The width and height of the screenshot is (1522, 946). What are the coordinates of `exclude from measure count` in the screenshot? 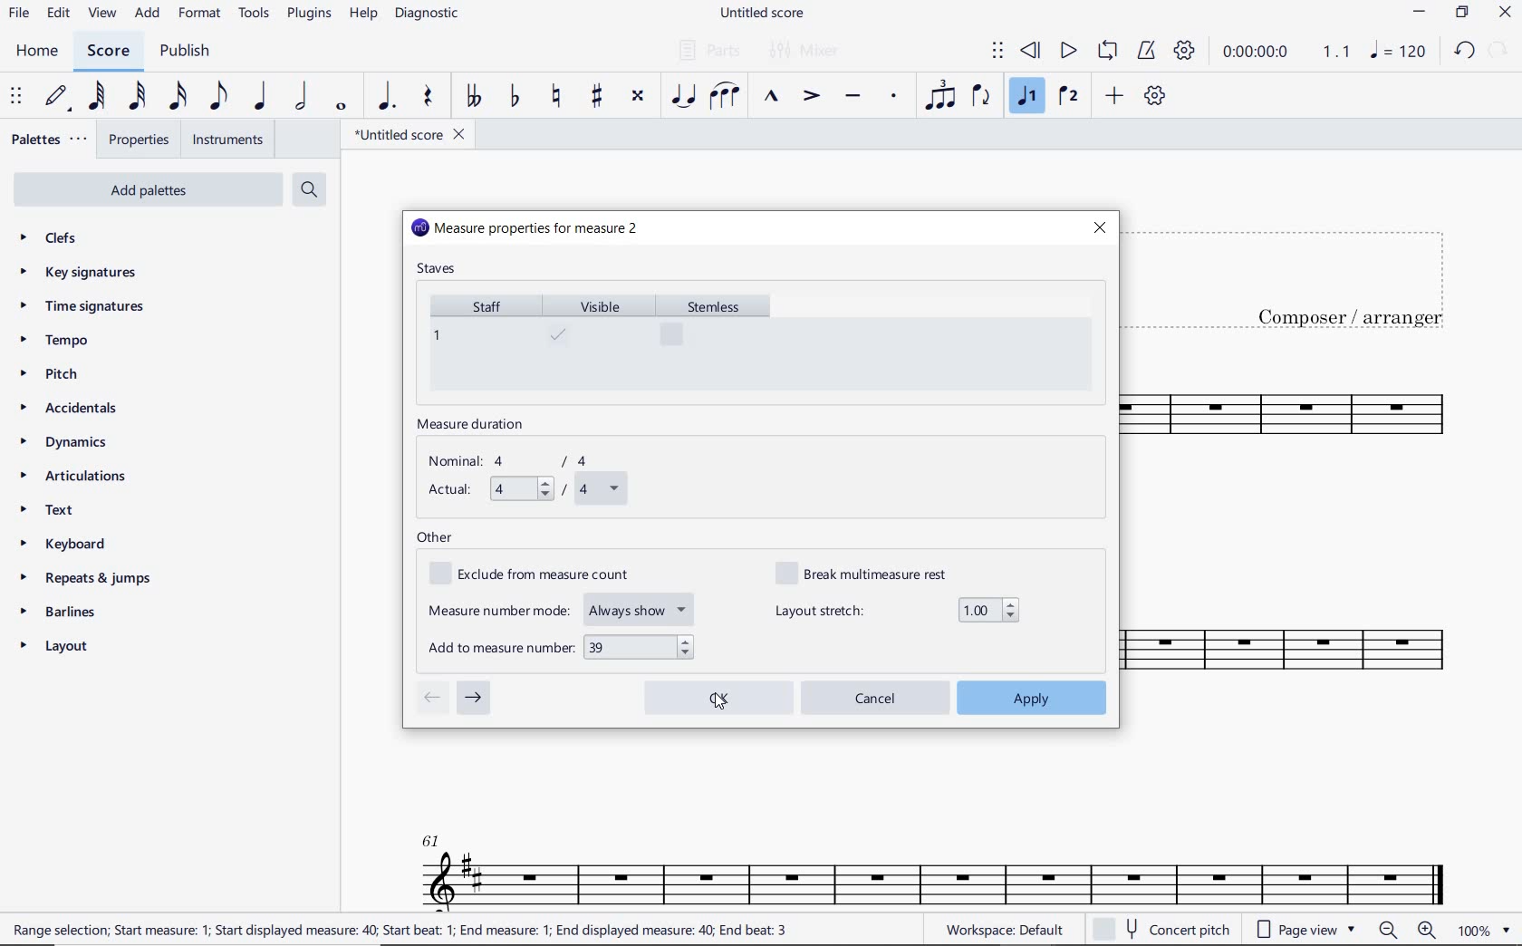 It's located at (540, 574).